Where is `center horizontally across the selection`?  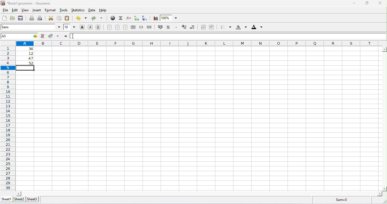
center horizontally across the selection is located at coordinates (133, 27).